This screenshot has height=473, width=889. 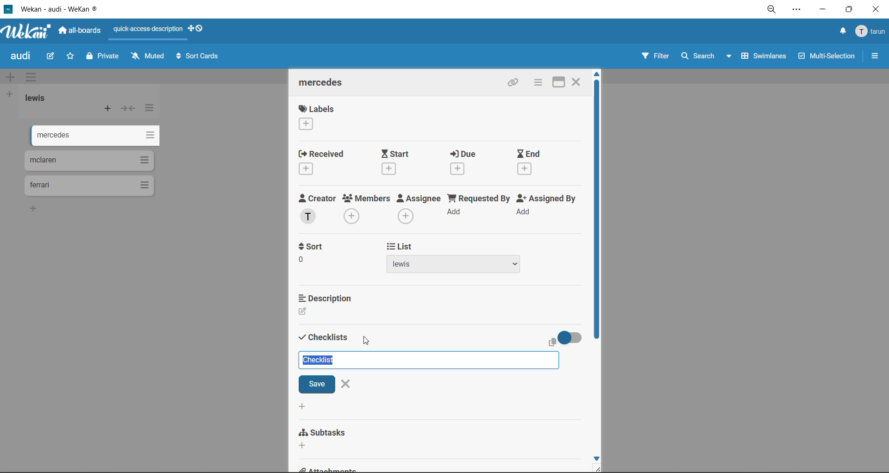 What do you see at coordinates (71, 58) in the screenshot?
I see `star` at bounding box center [71, 58].